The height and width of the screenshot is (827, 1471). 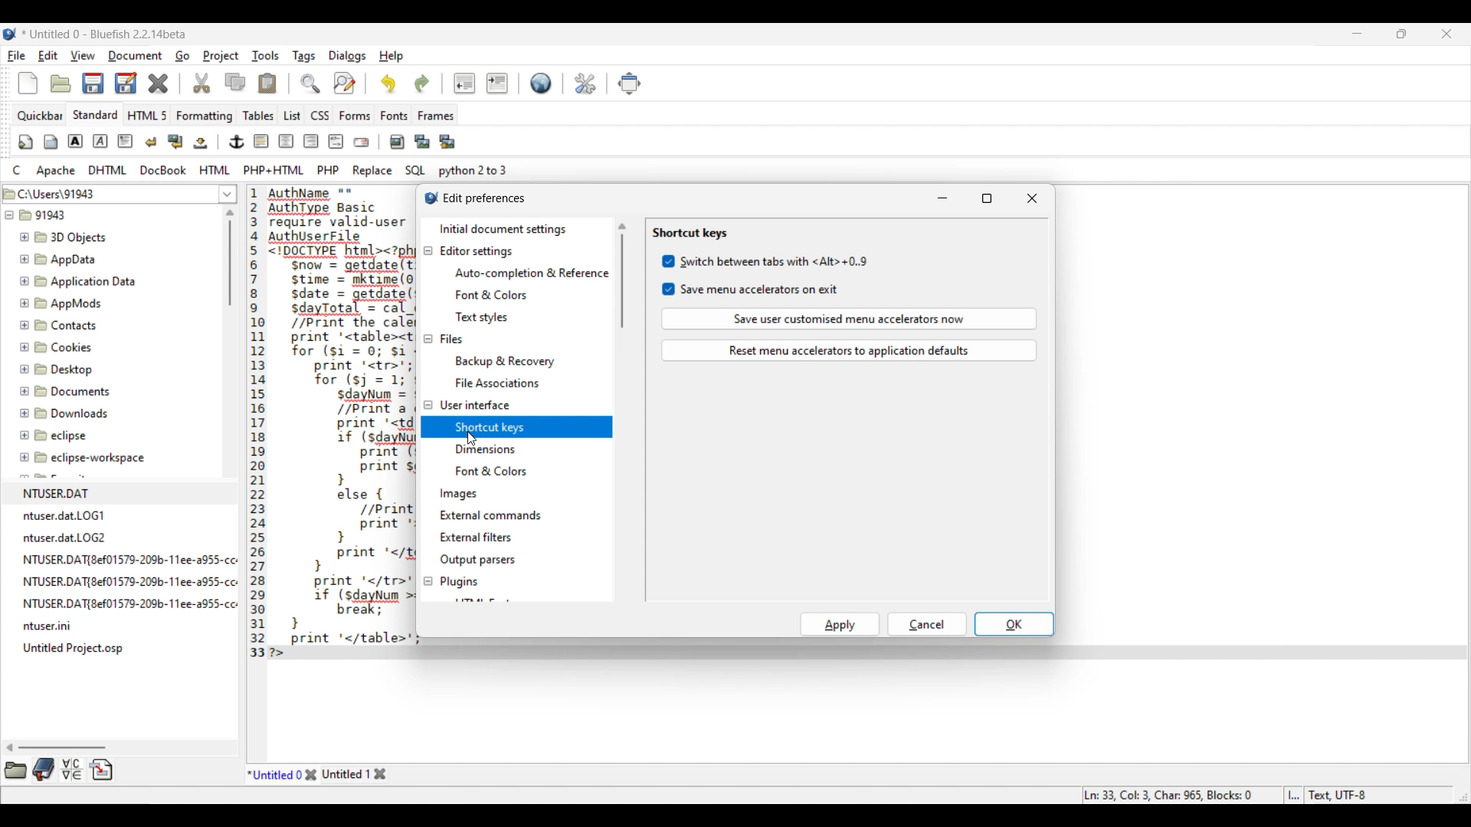 What do you see at coordinates (61, 258) in the screenshot?
I see `AppData` at bounding box center [61, 258].